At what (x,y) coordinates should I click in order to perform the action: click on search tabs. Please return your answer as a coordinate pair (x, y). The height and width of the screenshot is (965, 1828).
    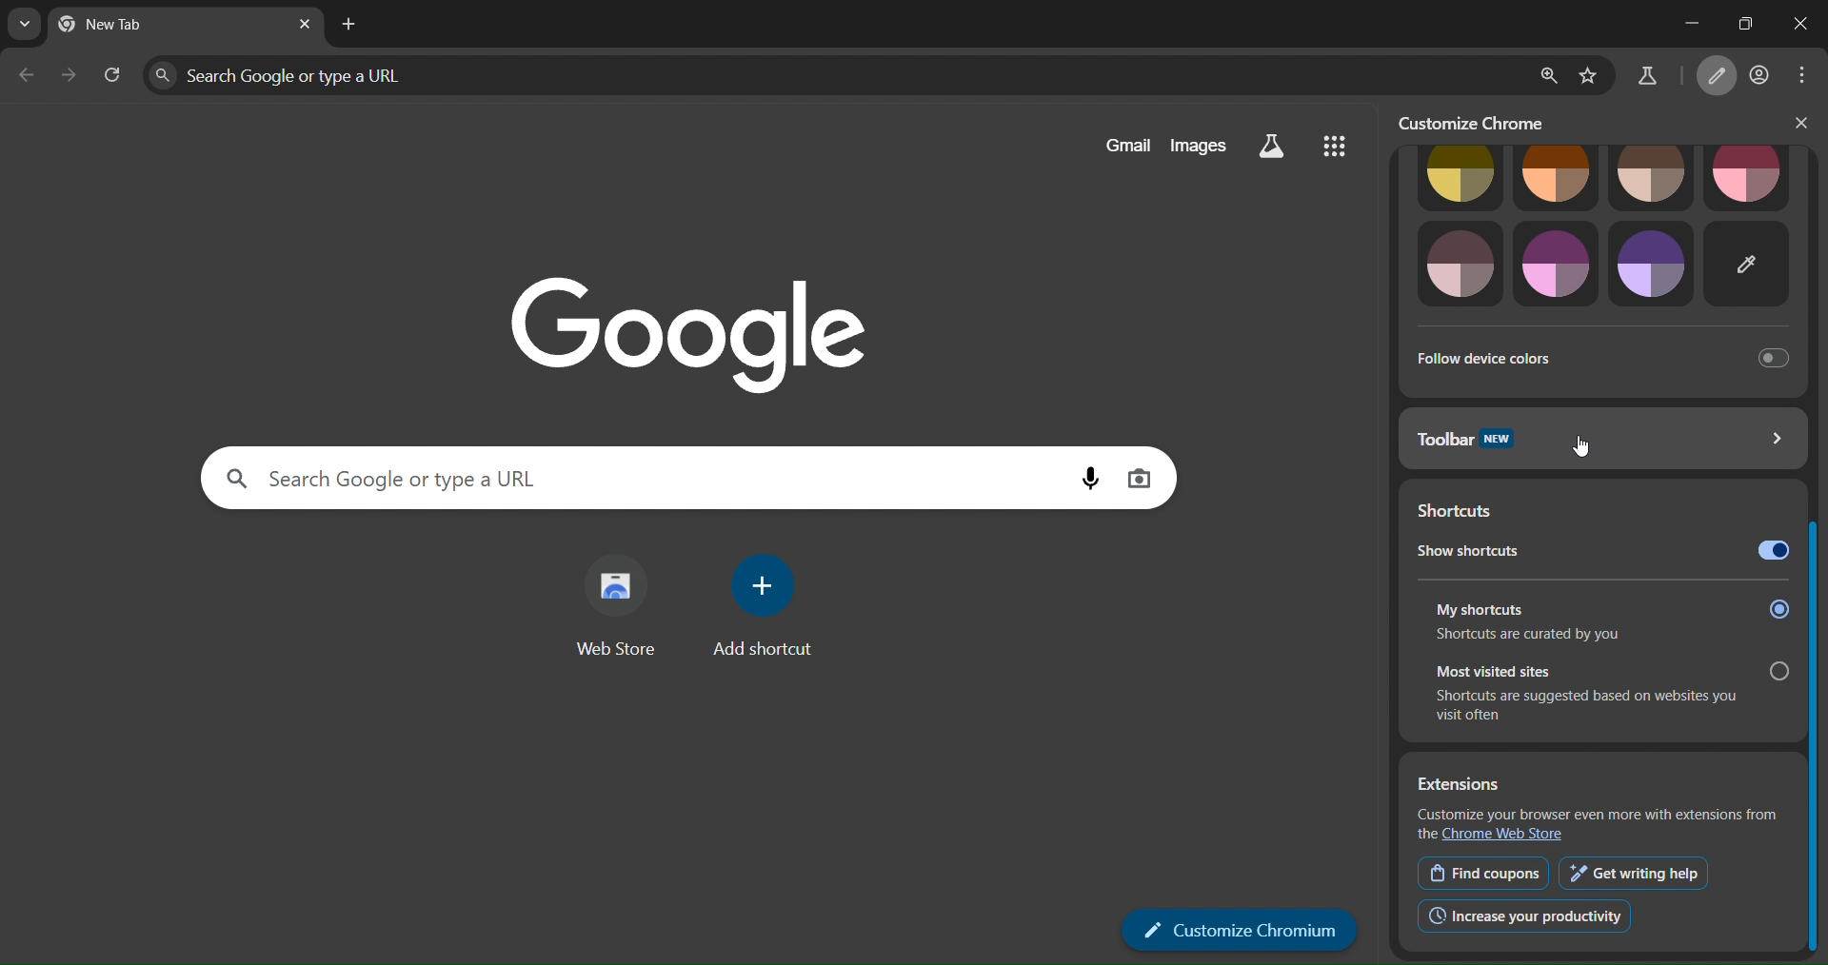
    Looking at the image, I should click on (27, 26).